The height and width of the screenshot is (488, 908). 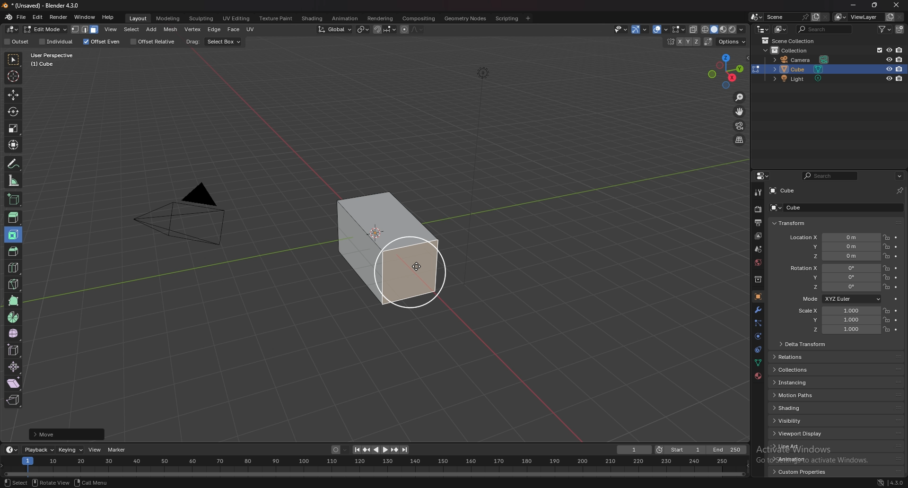 I want to click on instancing, so click(x=801, y=383).